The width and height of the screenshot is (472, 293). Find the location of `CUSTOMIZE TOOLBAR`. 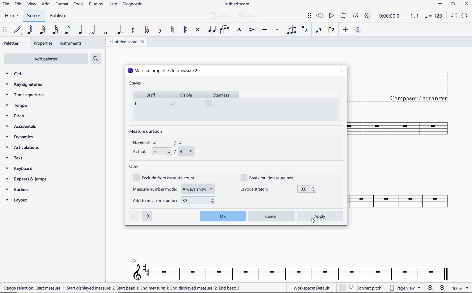

CUSTOMIZE TOOLBAR is located at coordinates (358, 30).